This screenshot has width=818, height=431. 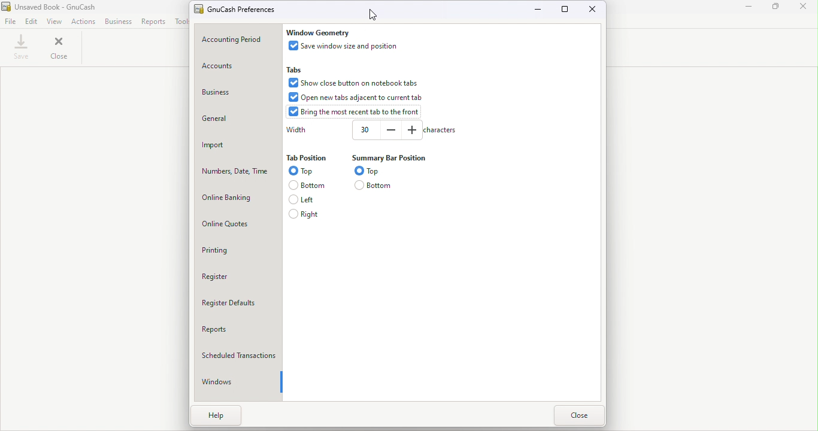 I want to click on decrease, so click(x=391, y=129).